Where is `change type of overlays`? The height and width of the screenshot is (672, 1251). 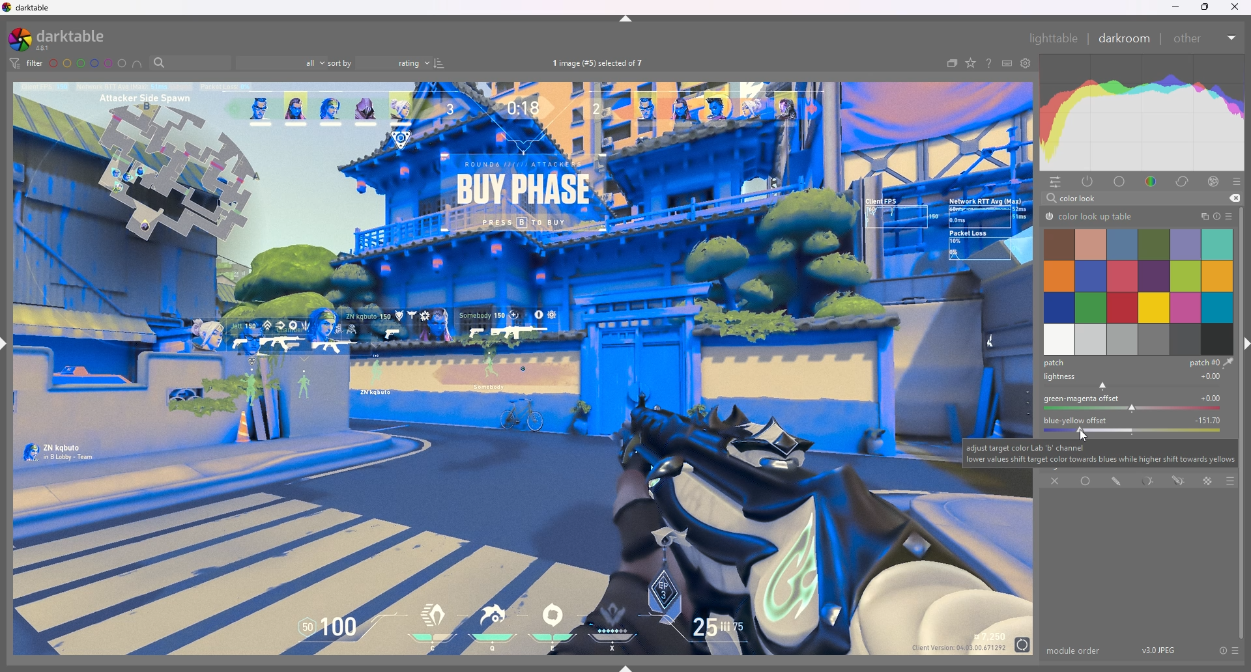
change type of overlays is located at coordinates (971, 63).